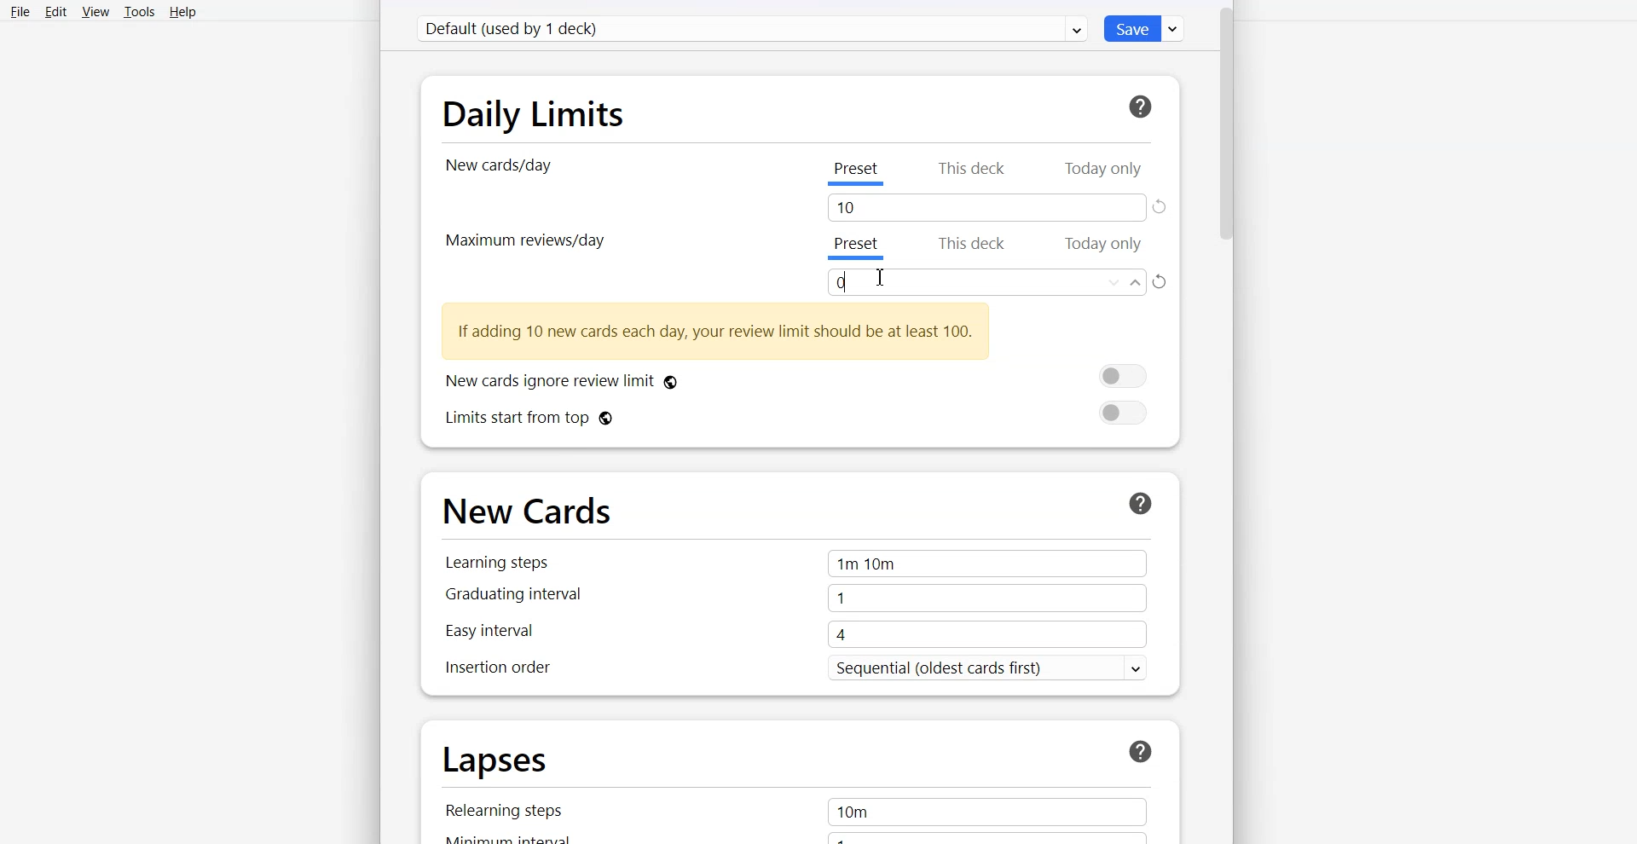 Image resolution: width=1637 pixels, height=844 pixels. Describe the element at coordinates (754, 29) in the screenshot. I see `Default` at that location.